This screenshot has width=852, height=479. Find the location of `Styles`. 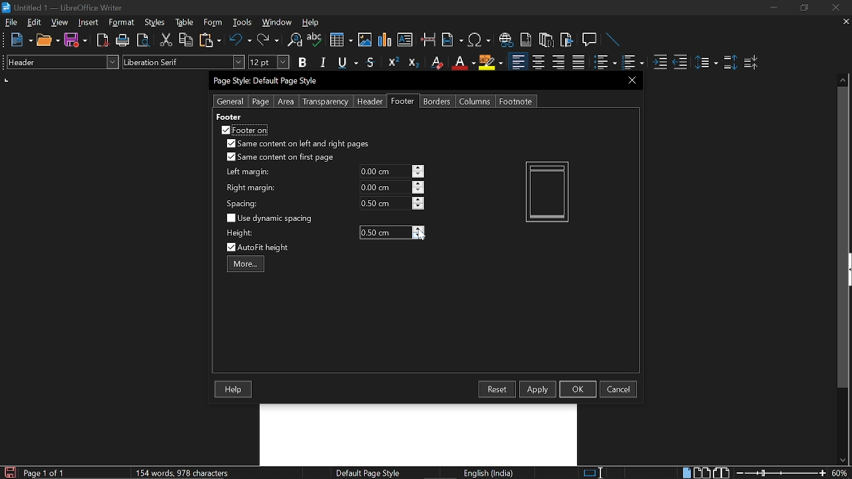

Styles is located at coordinates (155, 23).